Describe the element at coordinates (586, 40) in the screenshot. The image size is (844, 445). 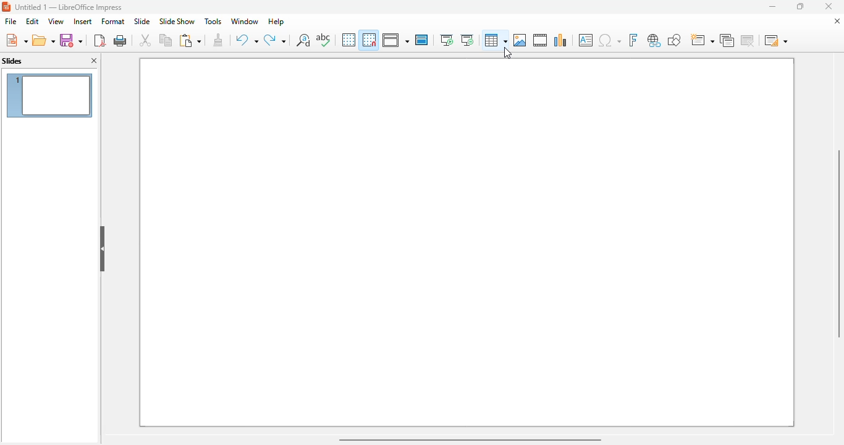
I see `insert text box` at that location.